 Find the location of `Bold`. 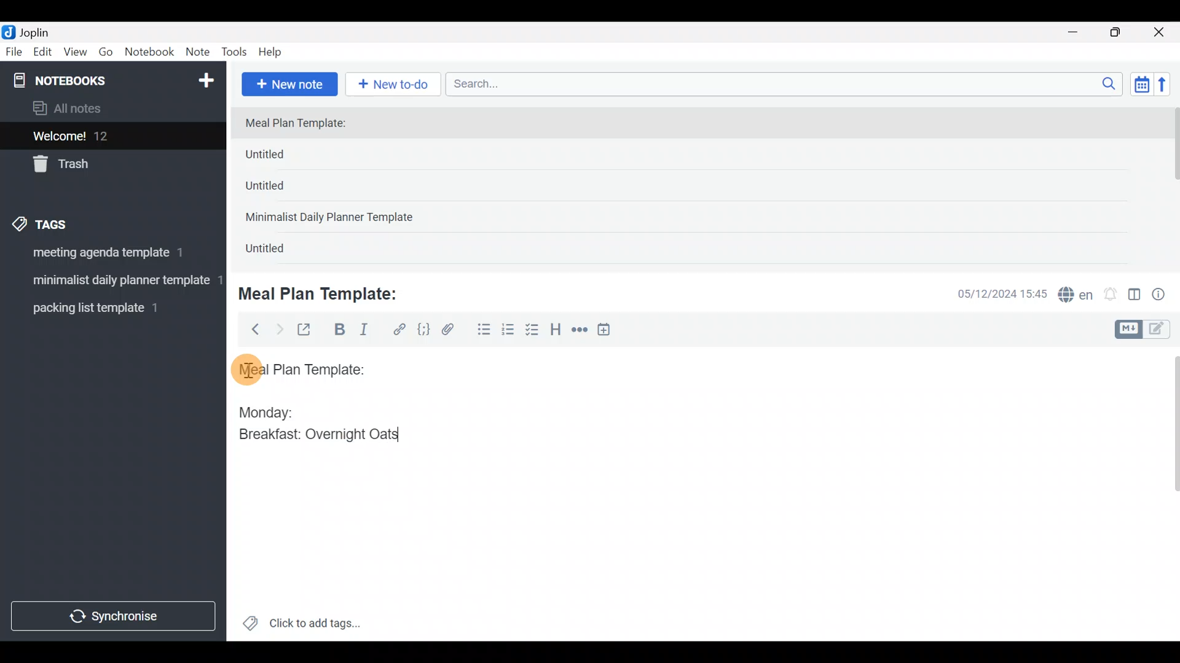

Bold is located at coordinates (339, 331).